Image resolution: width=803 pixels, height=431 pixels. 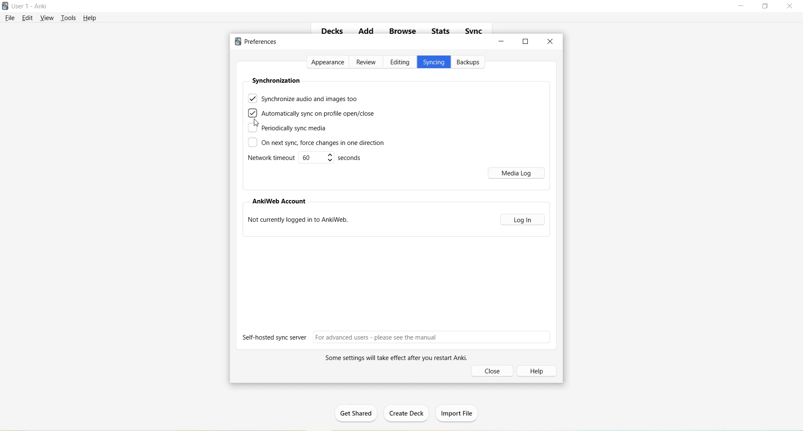 What do you see at coordinates (303, 98) in the screenshot?
I see `Synchronize audio and images too` at bounding box center [303, 98].